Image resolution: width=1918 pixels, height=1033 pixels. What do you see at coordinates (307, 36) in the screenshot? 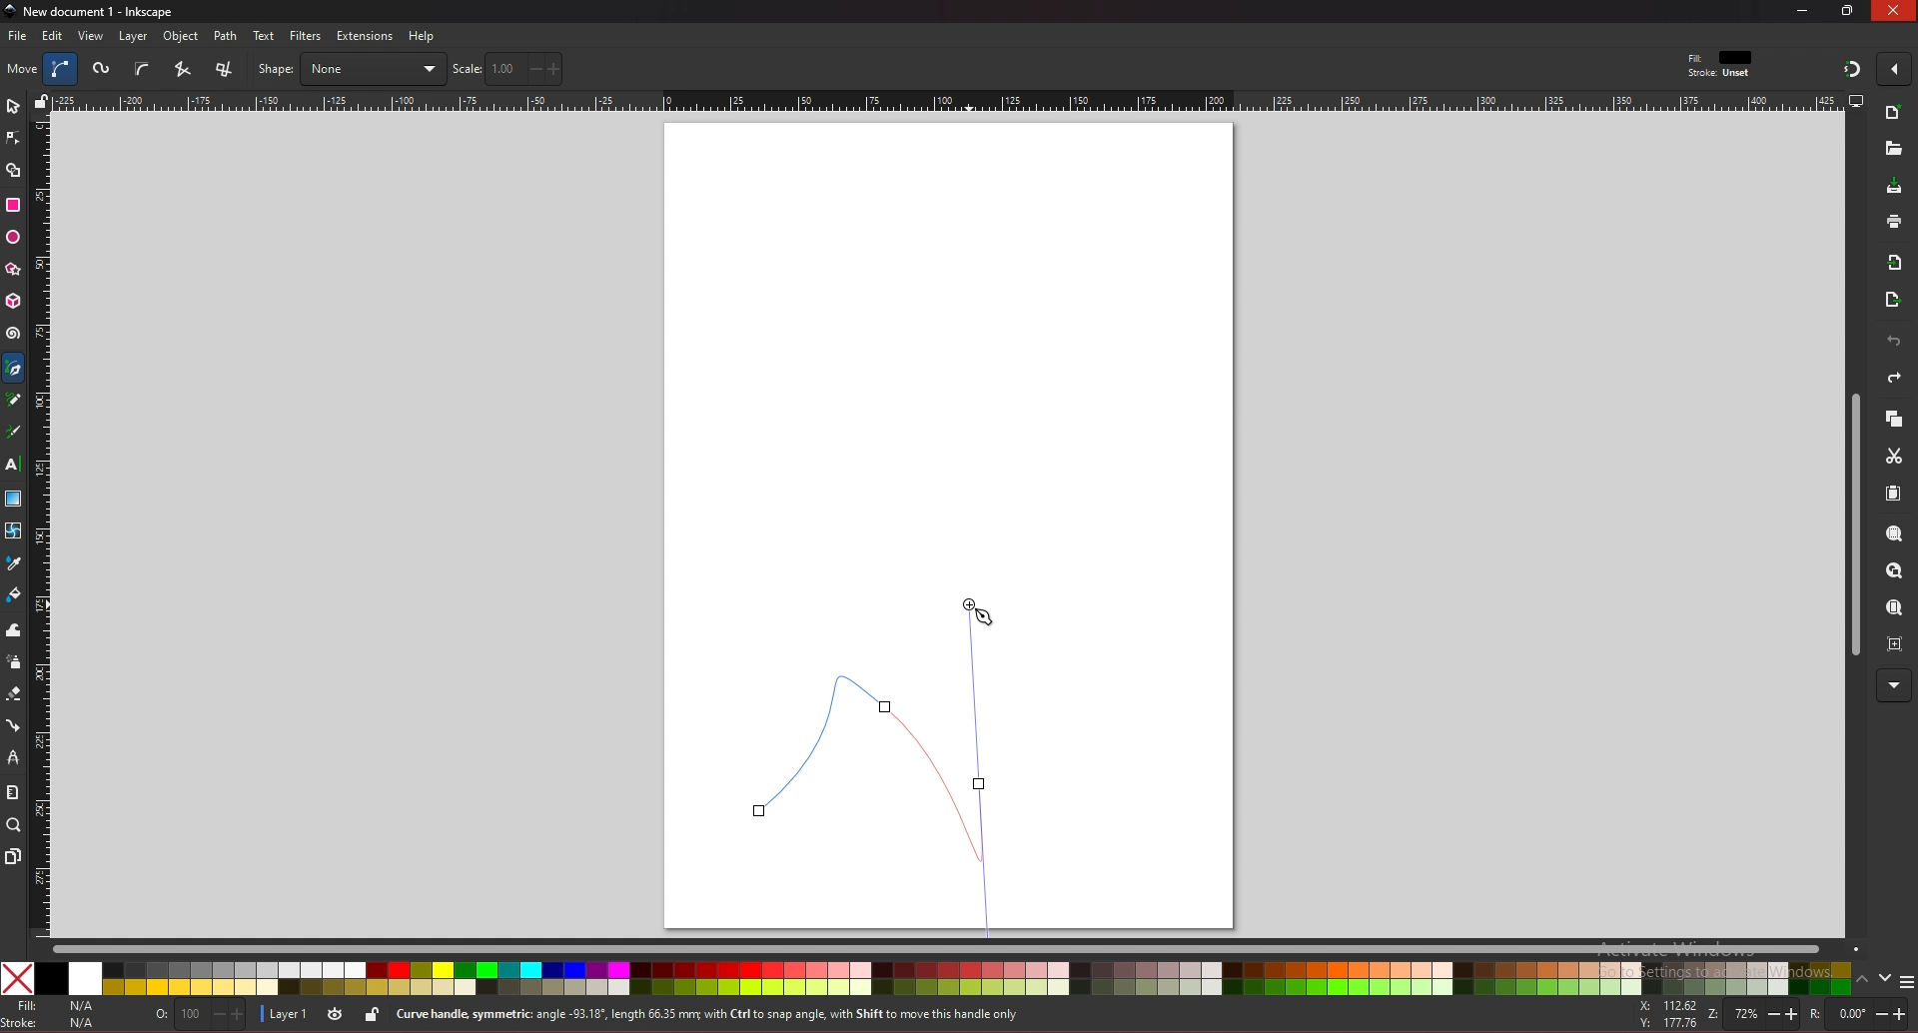
I see `filters` at bounding box center [307, 36].